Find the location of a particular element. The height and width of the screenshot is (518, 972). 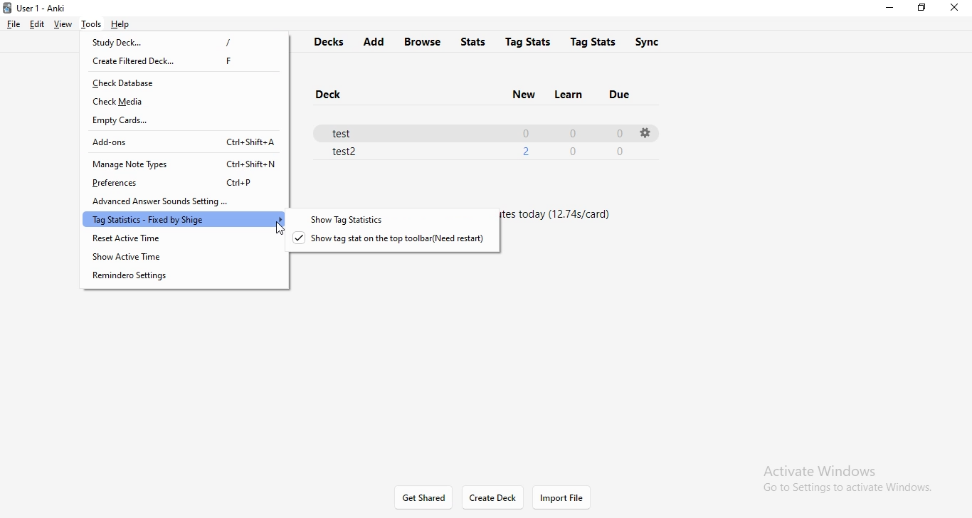

show active time is located at coordinates (186, 258).